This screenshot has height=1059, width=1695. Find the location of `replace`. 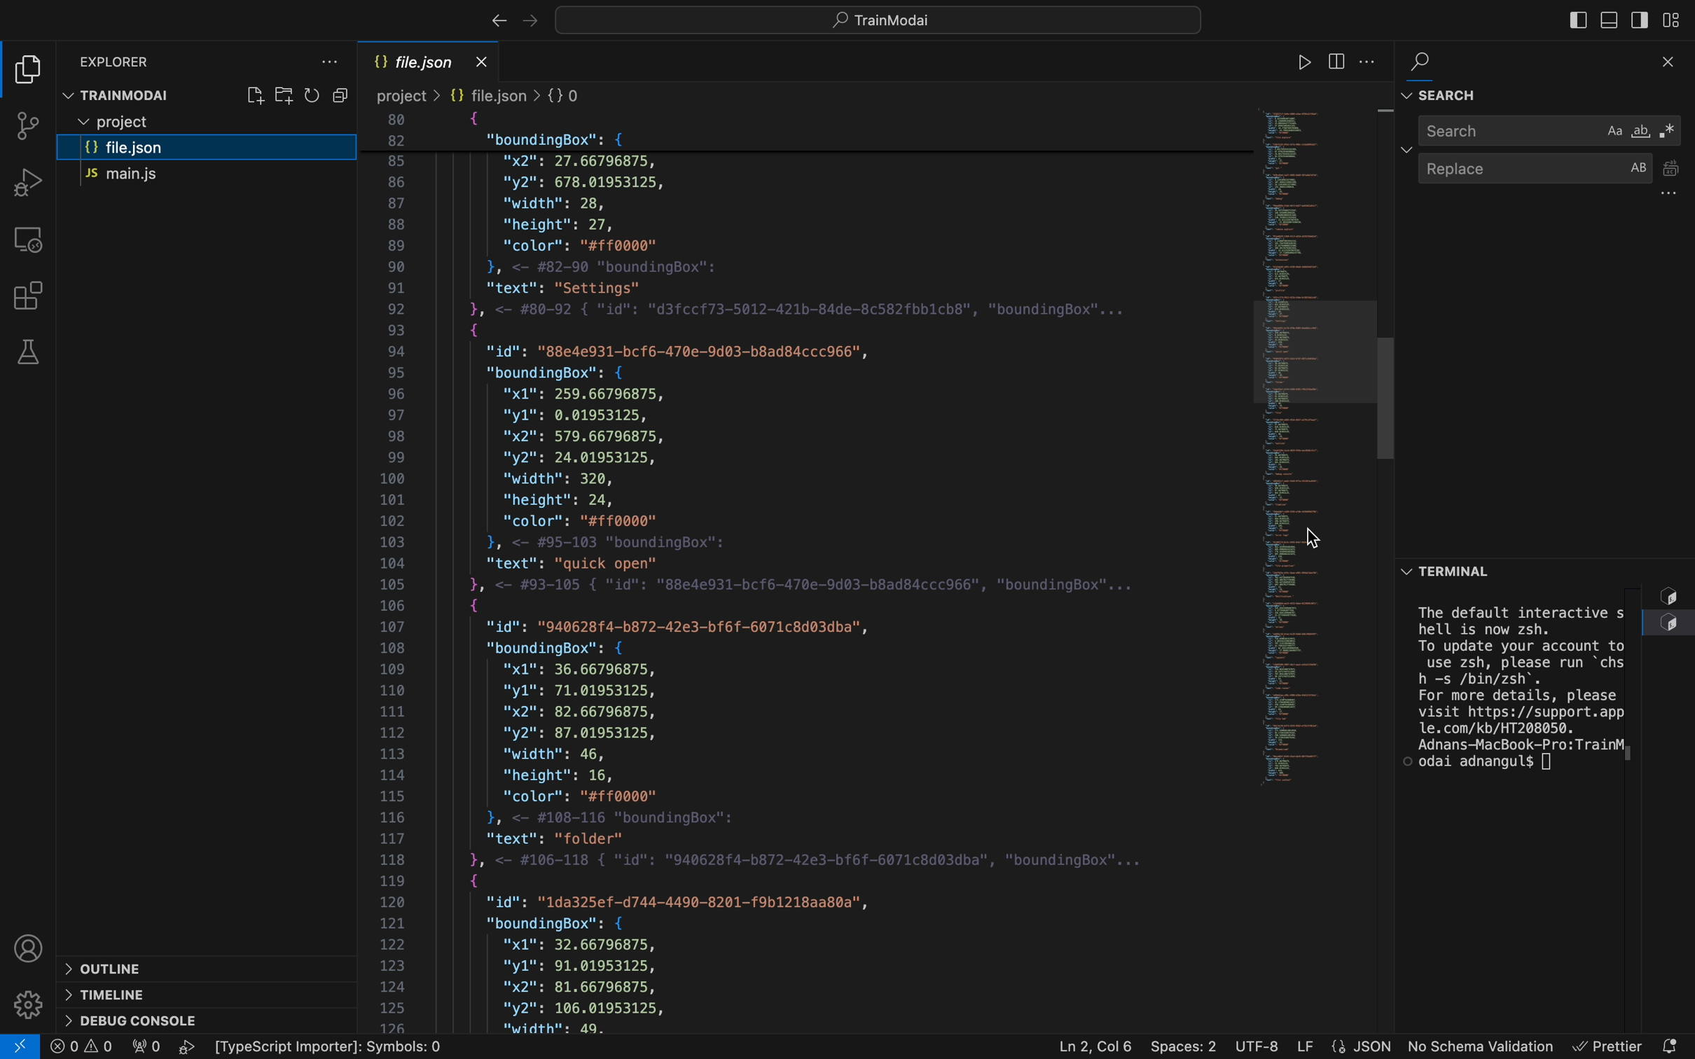

replace is located at coordinates (1554, 179).